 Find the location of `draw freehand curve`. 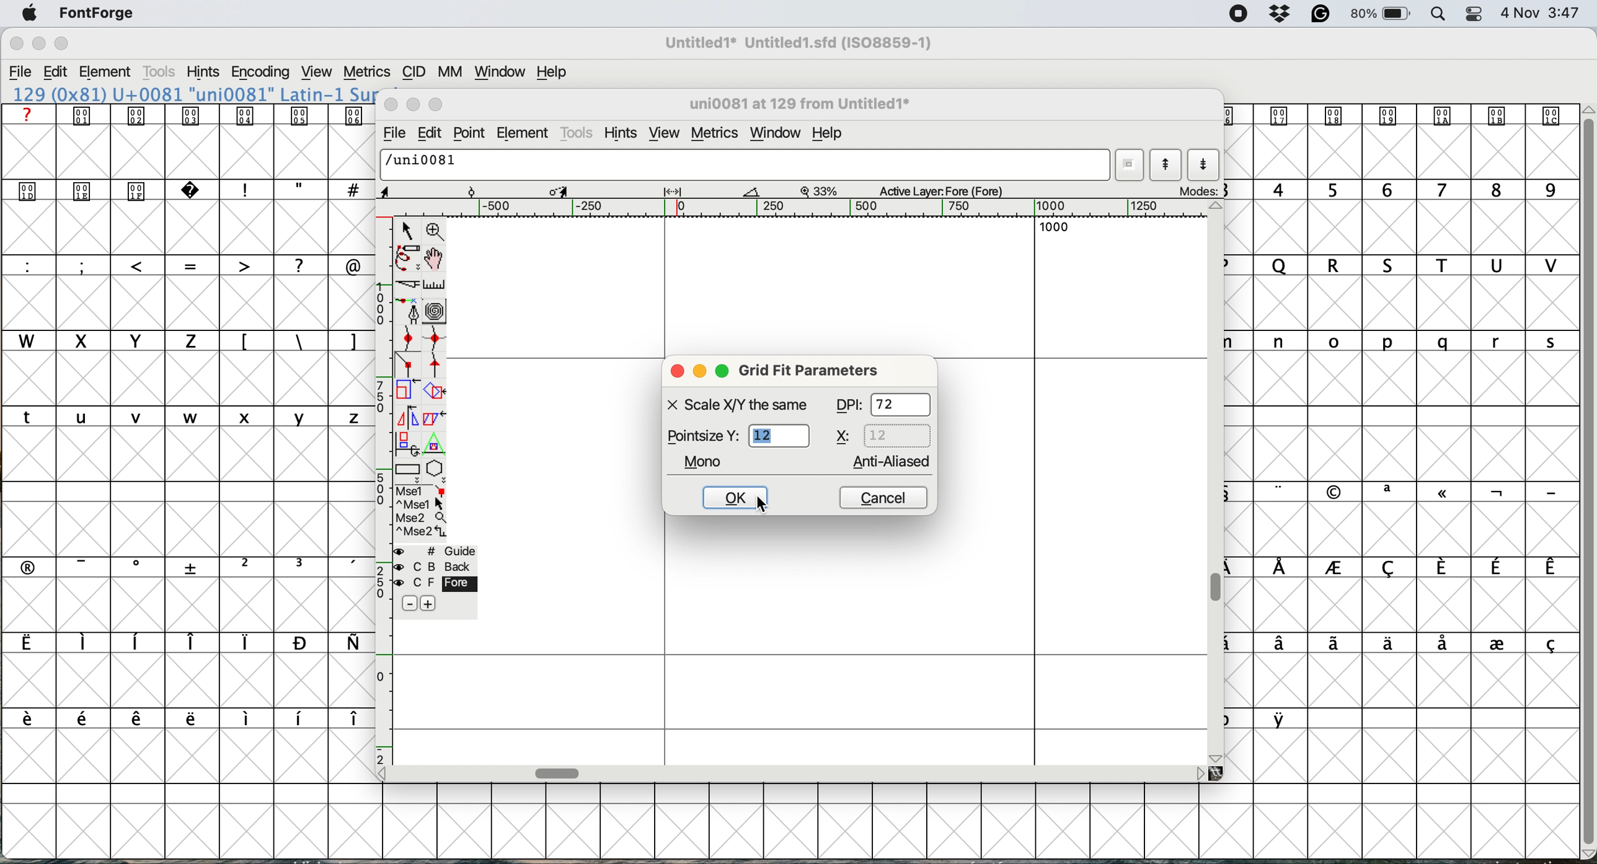

draw freehand curve is located at coordinates (407, 257).